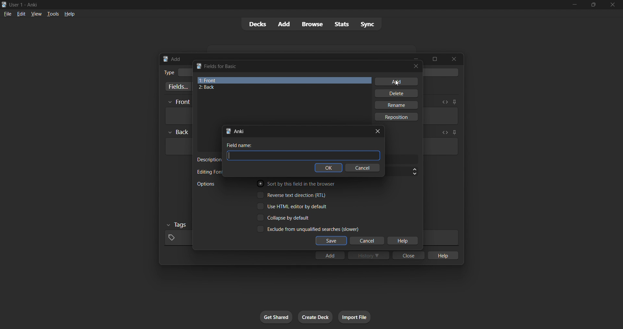 The image size is (623, 329). I want to click on customize fields title bar, so click(222, 66).